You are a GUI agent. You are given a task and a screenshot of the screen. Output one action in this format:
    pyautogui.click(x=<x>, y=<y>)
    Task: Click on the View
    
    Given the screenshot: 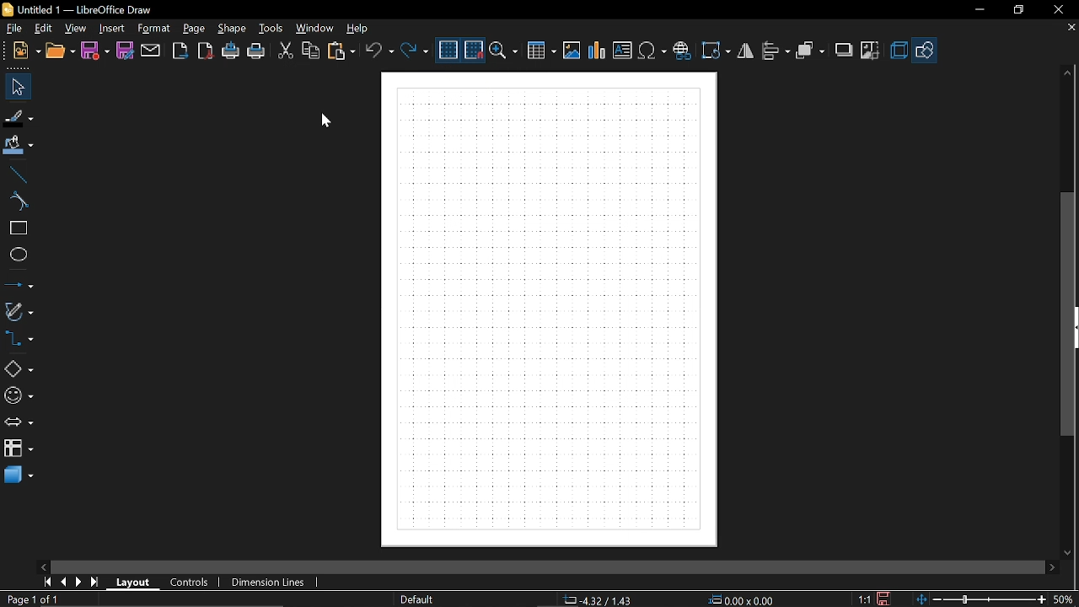 What is the action you would take?
    pyautogui.click(x=72, y=29)
    